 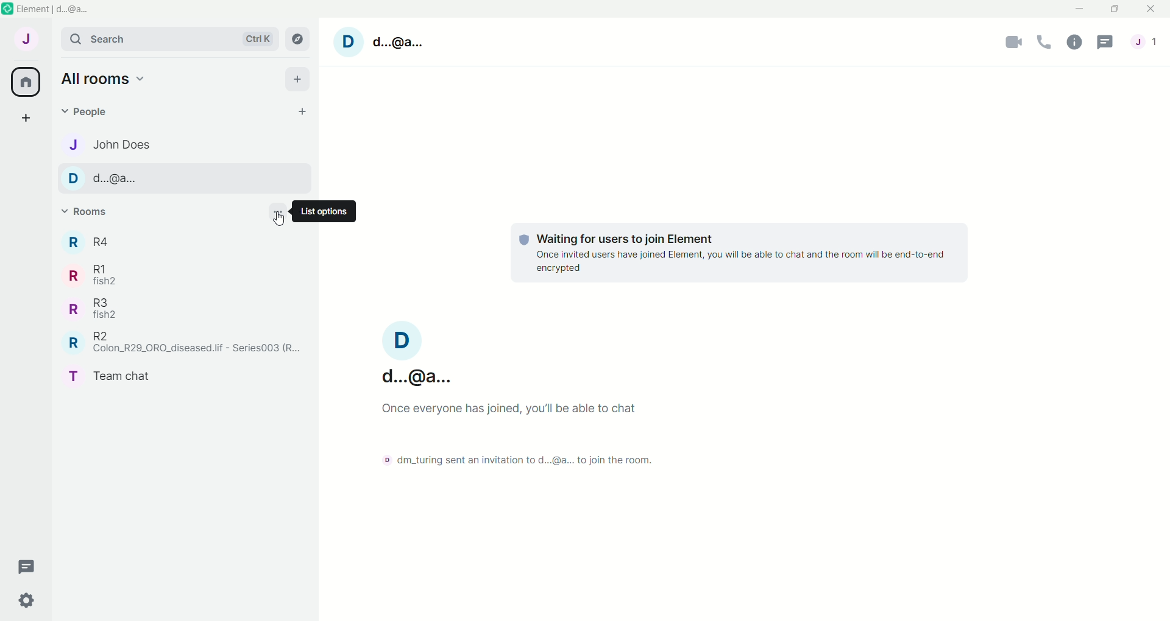 What do you see at coordinates (1115, 9) in the screenshot?
I see `Maximize` at bounding box center [1115, 9].